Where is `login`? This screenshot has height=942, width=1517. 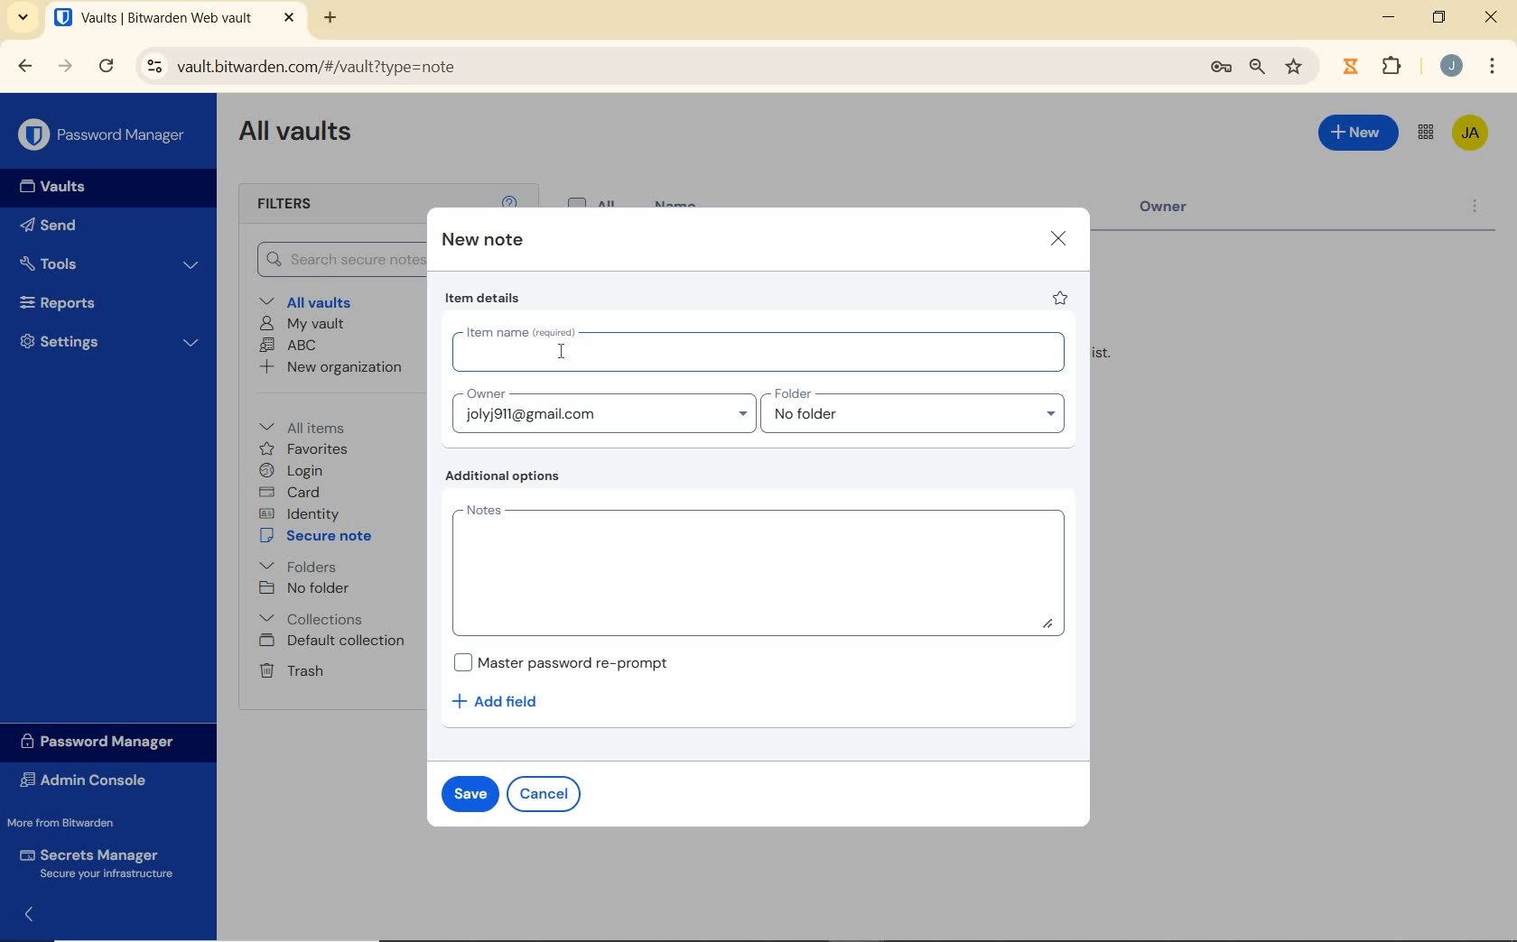 login is located at coordinates (294, 470).